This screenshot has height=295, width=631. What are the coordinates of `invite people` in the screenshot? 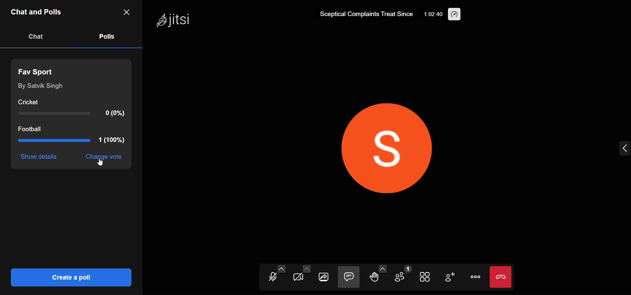 It's located at (450, 277).